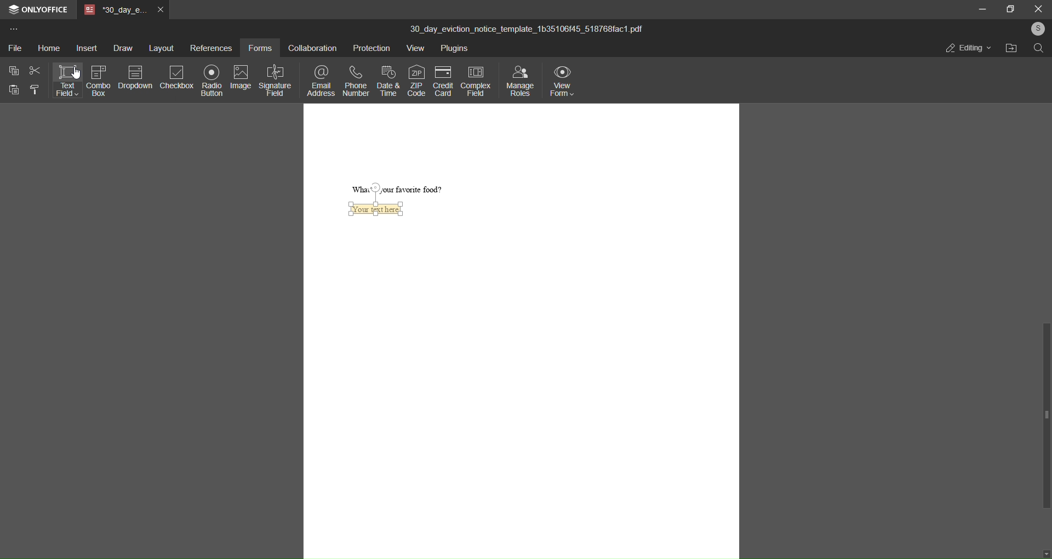  I want to click on down, so click(1045, 555).